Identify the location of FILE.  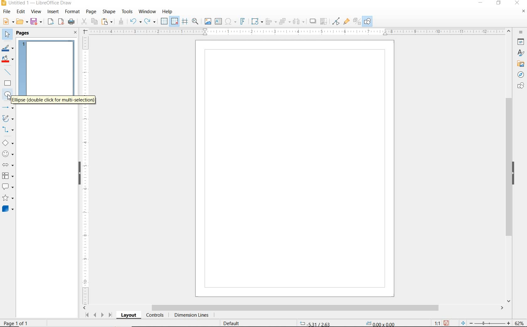
(7, 13).